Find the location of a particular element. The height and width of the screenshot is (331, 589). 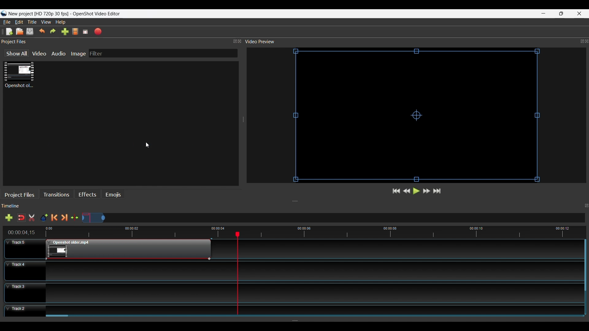

Next Marker is located at coordinates (65, 218).